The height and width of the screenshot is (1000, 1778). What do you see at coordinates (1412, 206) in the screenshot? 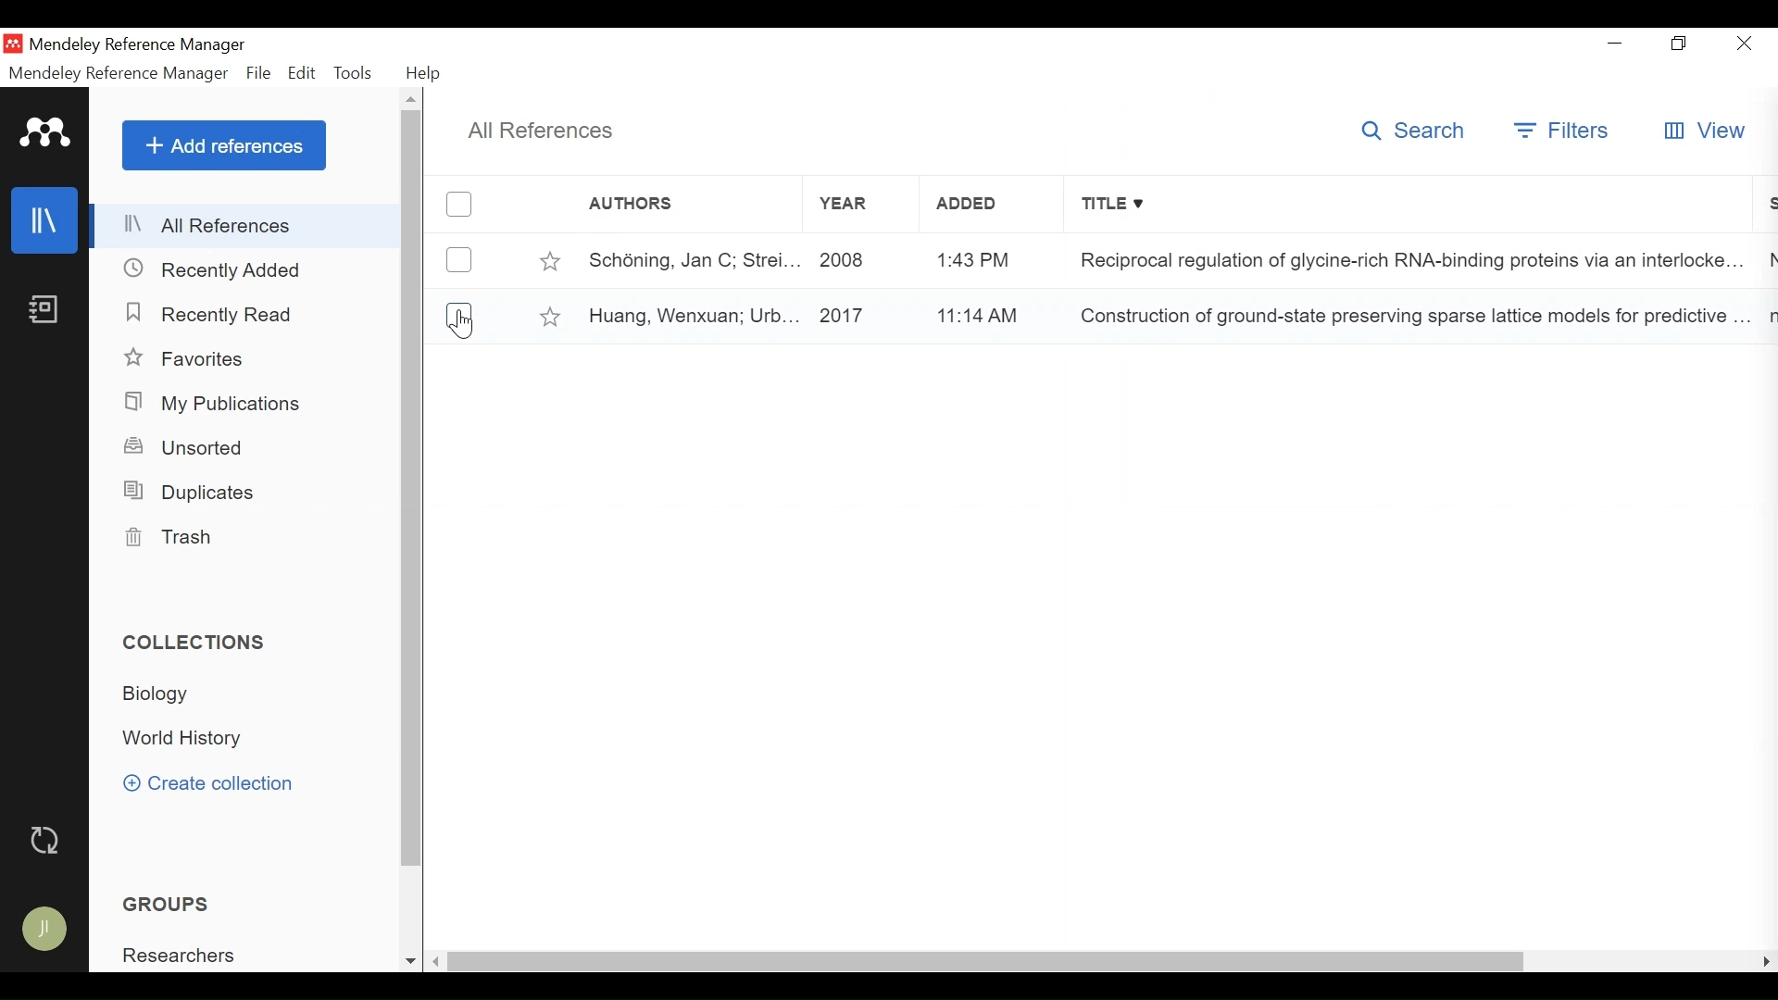
I see `Title` at bounding box center [1412, 206].